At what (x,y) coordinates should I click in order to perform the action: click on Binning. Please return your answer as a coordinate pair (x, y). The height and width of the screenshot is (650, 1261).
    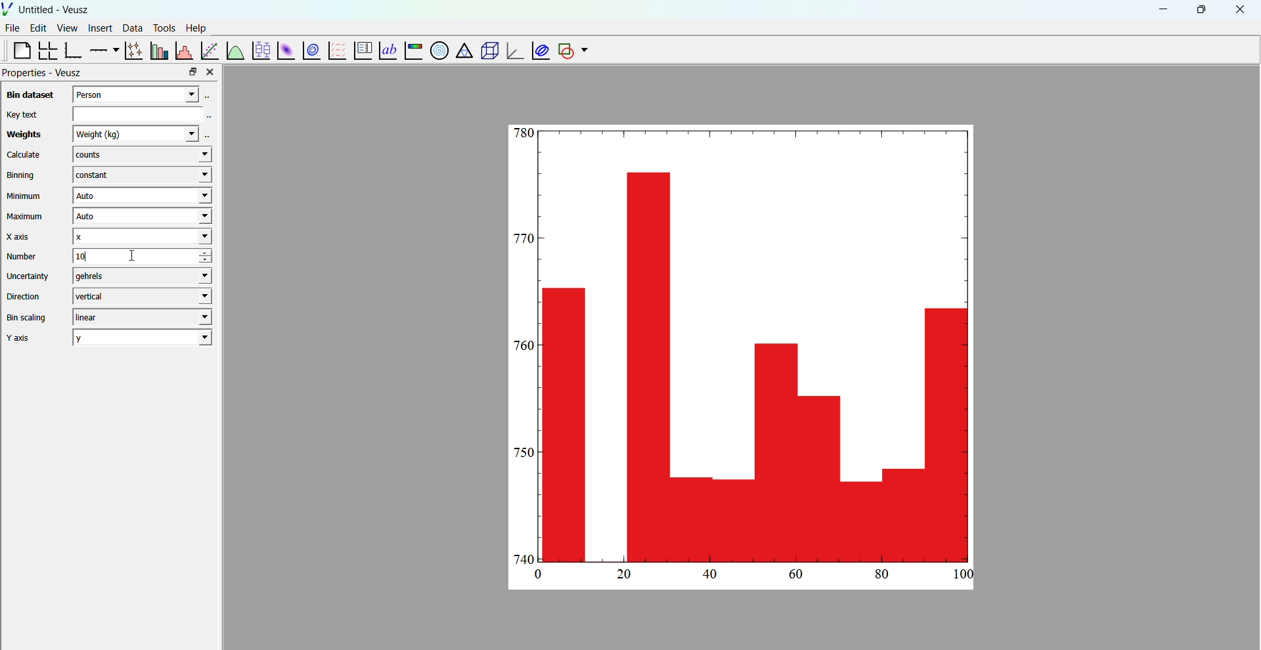
    Looking at the image, I should click on (23, 175).